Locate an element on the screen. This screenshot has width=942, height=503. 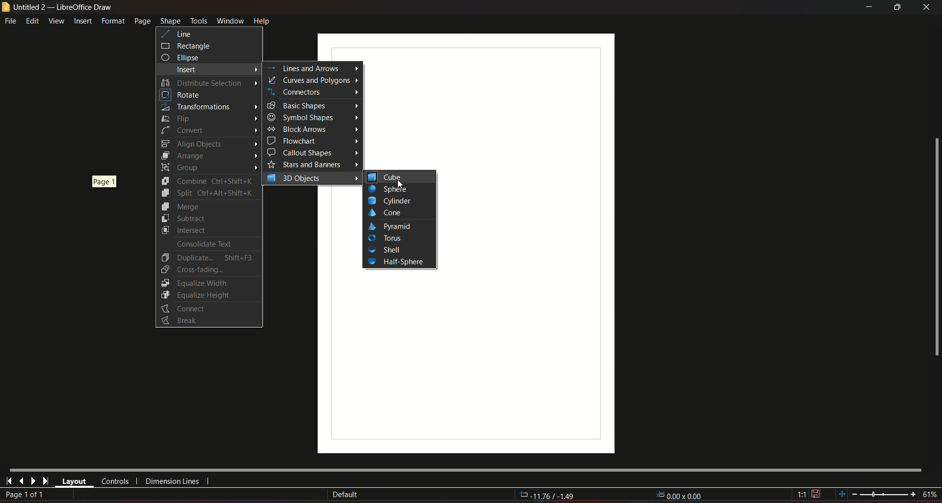
Callout shapes is located at coordinates (300, 152).